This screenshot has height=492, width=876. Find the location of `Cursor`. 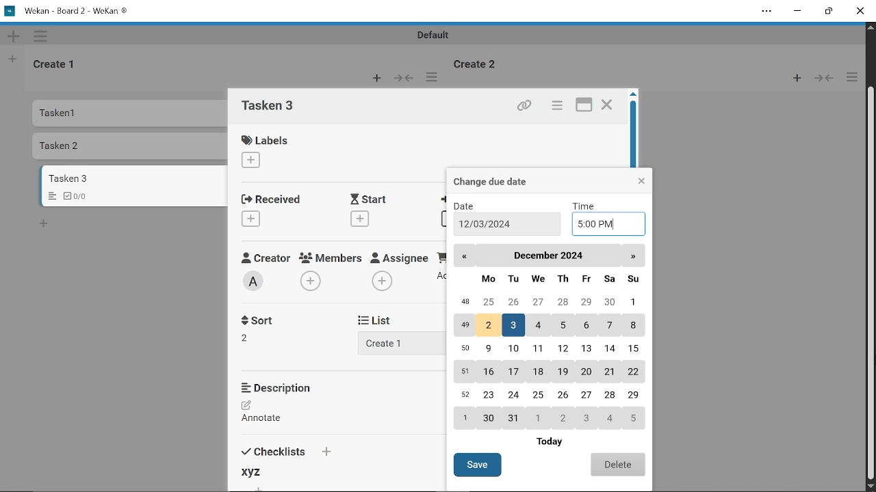

Cursor is located at coordinates (871, 293).